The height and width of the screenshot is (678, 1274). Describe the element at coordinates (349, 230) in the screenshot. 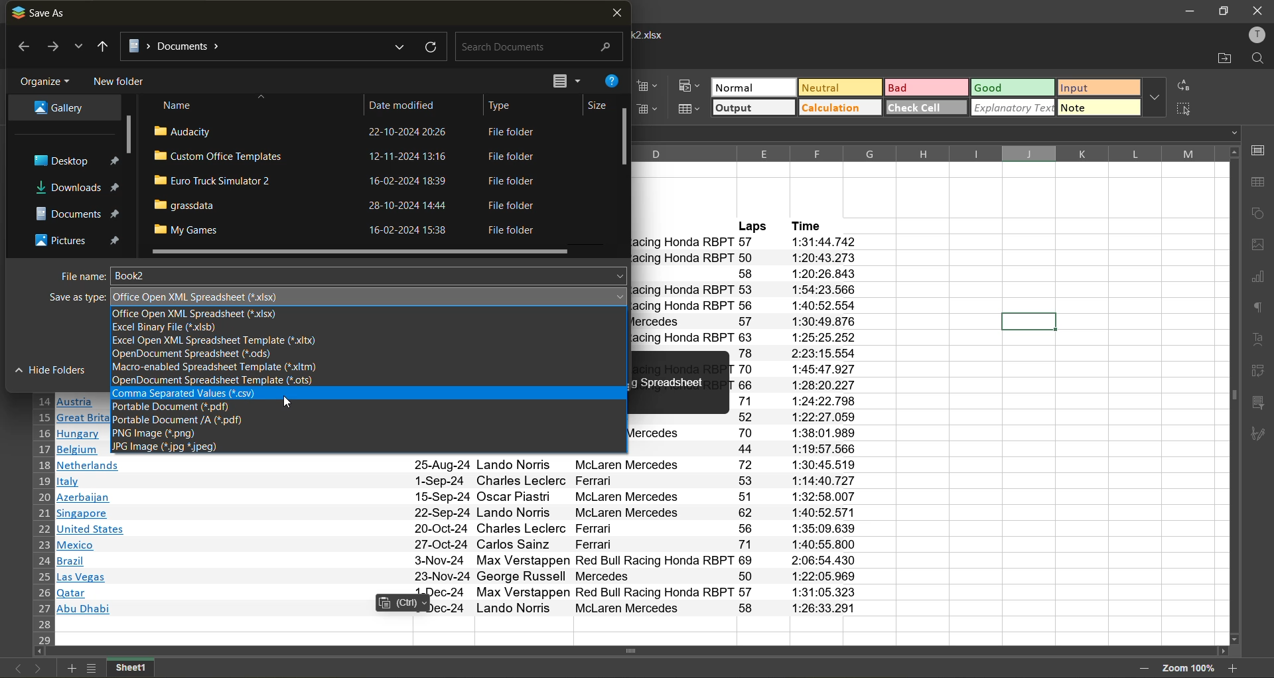

I see `file` at that location.